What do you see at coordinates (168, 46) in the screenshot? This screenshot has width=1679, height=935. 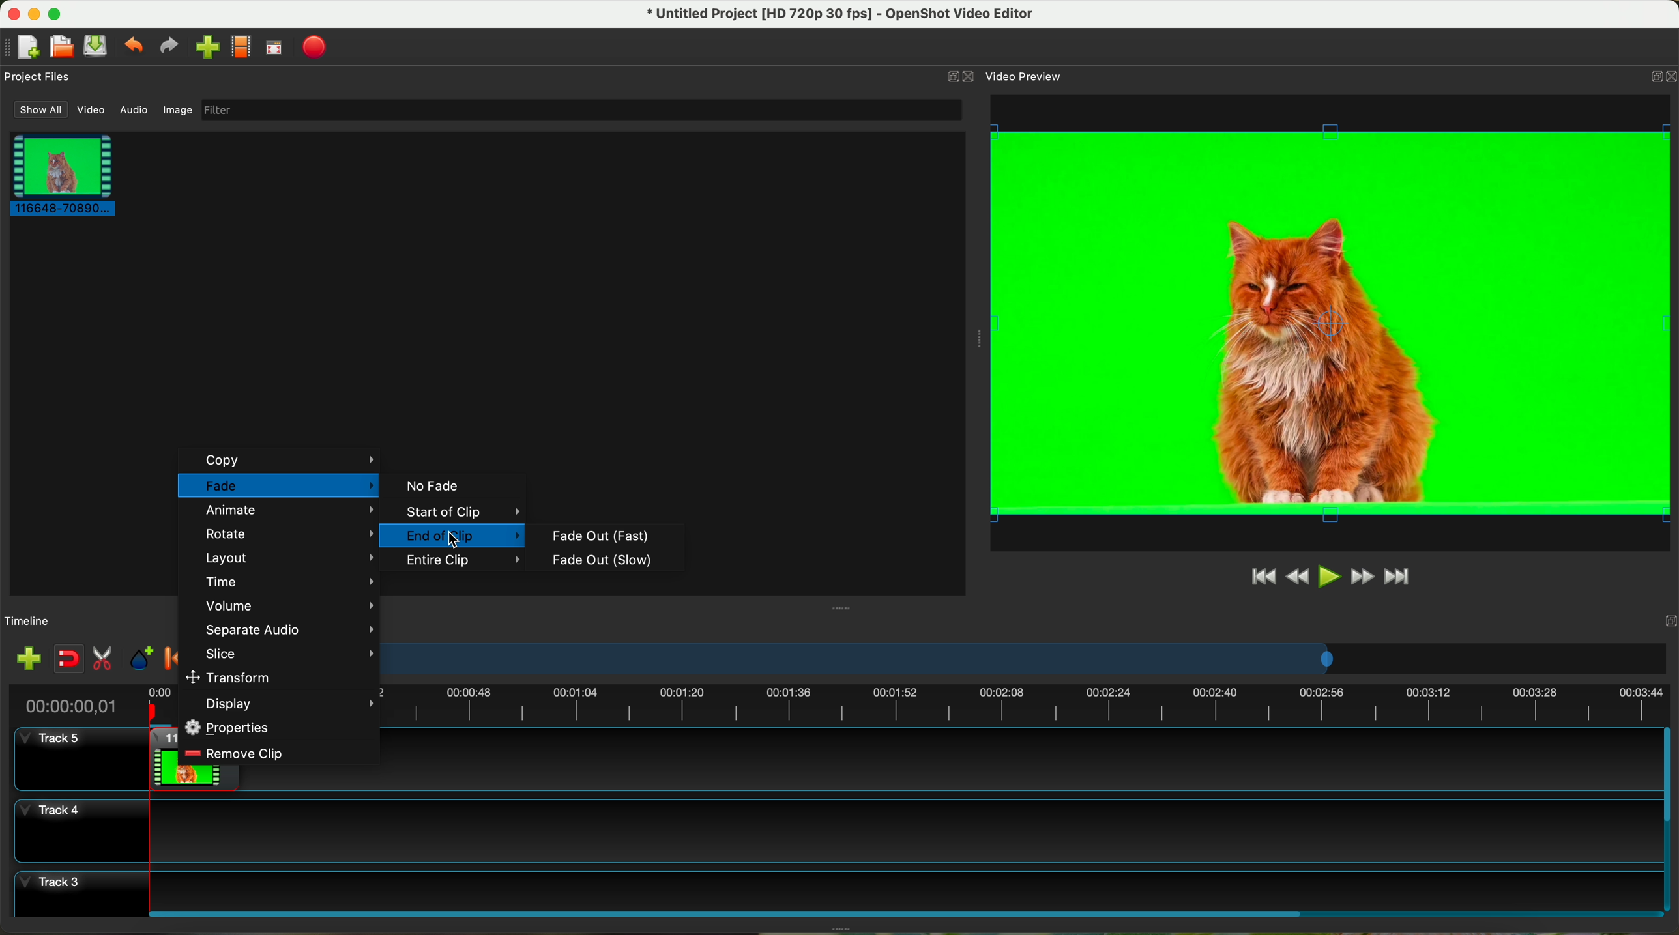 I see `redo` at bounding box center [168, 46].